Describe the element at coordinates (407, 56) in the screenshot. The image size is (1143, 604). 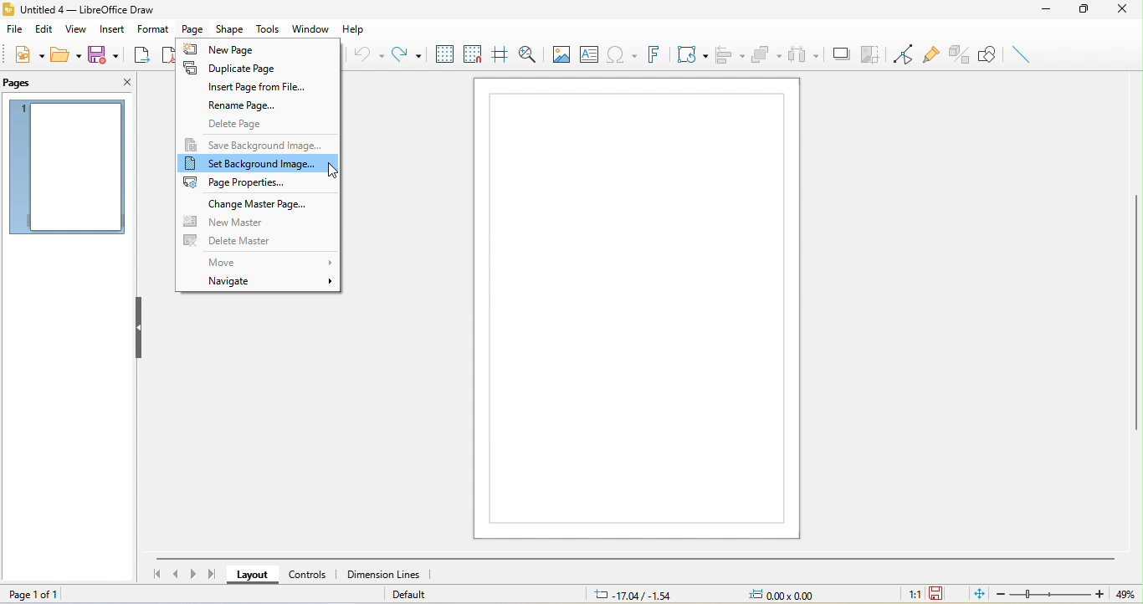
I see `redo` at that location.